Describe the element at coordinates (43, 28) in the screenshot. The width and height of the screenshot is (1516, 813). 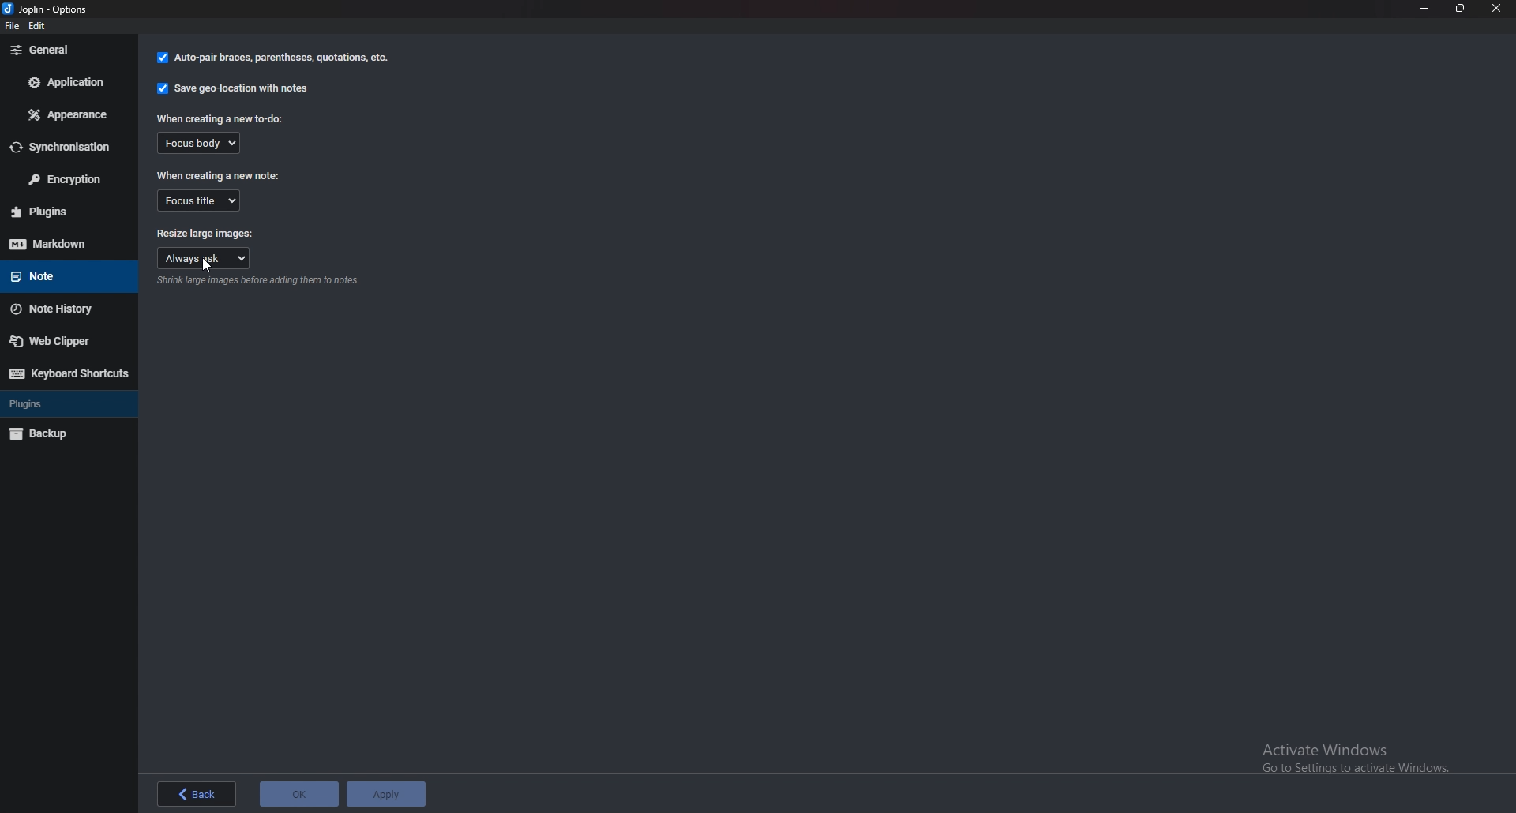
I see `edit` at that location.